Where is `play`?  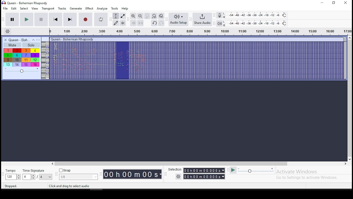
play is located at coordinates (26, 19).